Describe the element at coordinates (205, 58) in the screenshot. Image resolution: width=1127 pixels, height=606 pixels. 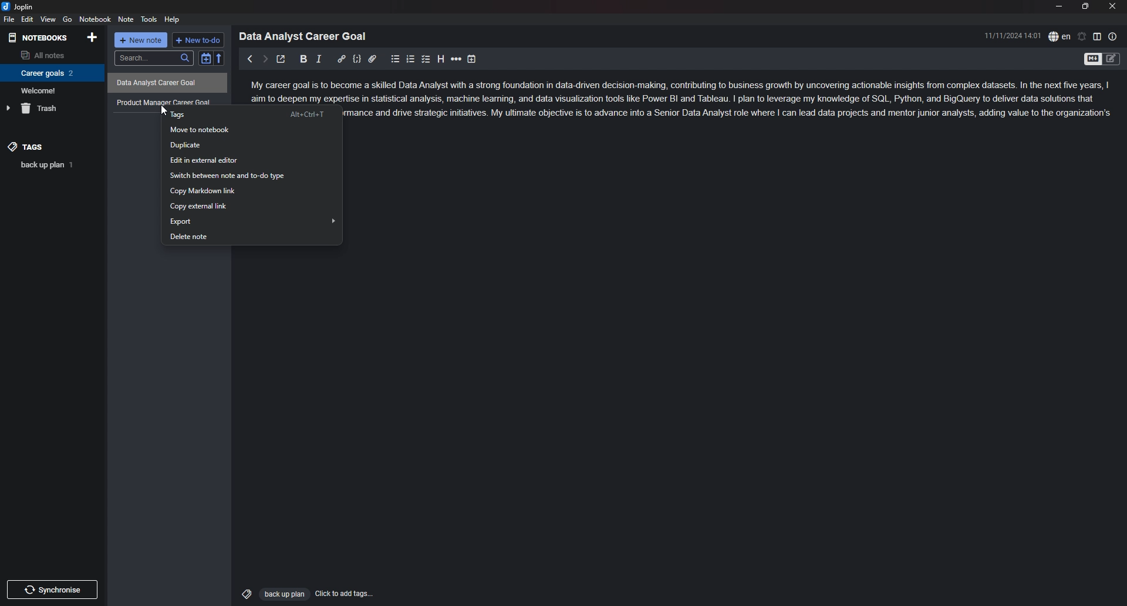
I see `toggle sort order` at that location.